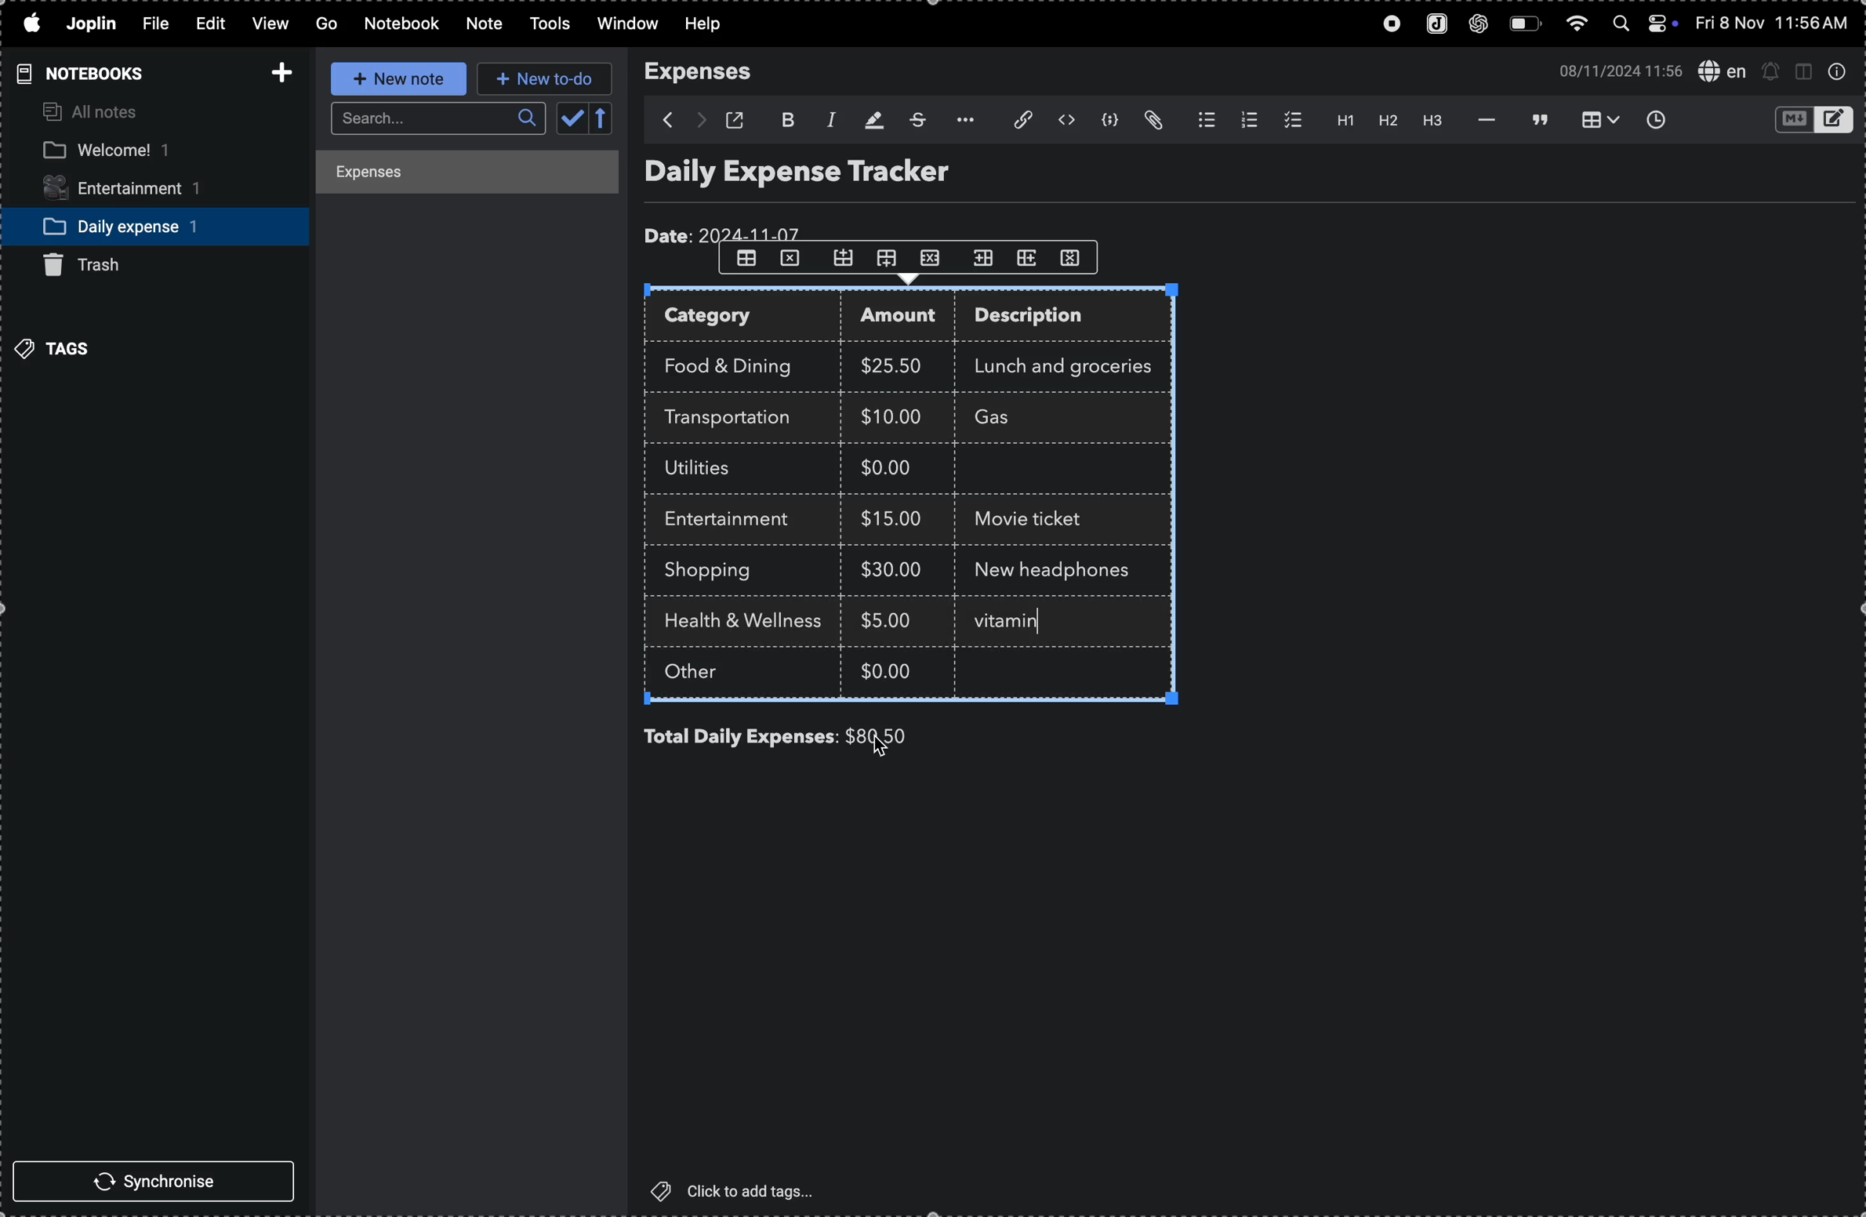 The width and height of the screenshot is (1866, 1217). What do you see at coordinates (1156, 121) in the screenshot?
I see `attach file` at bounding box center [1156, 121].